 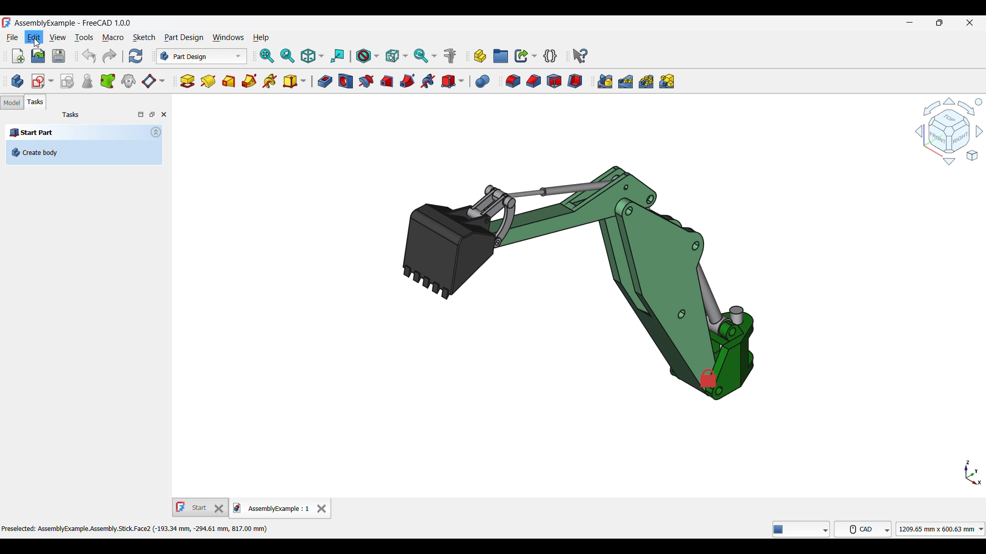 What do you see at coordinates (87, 82) in the screenshot?
I see `Check geometry` at bounding box center [87, 82].